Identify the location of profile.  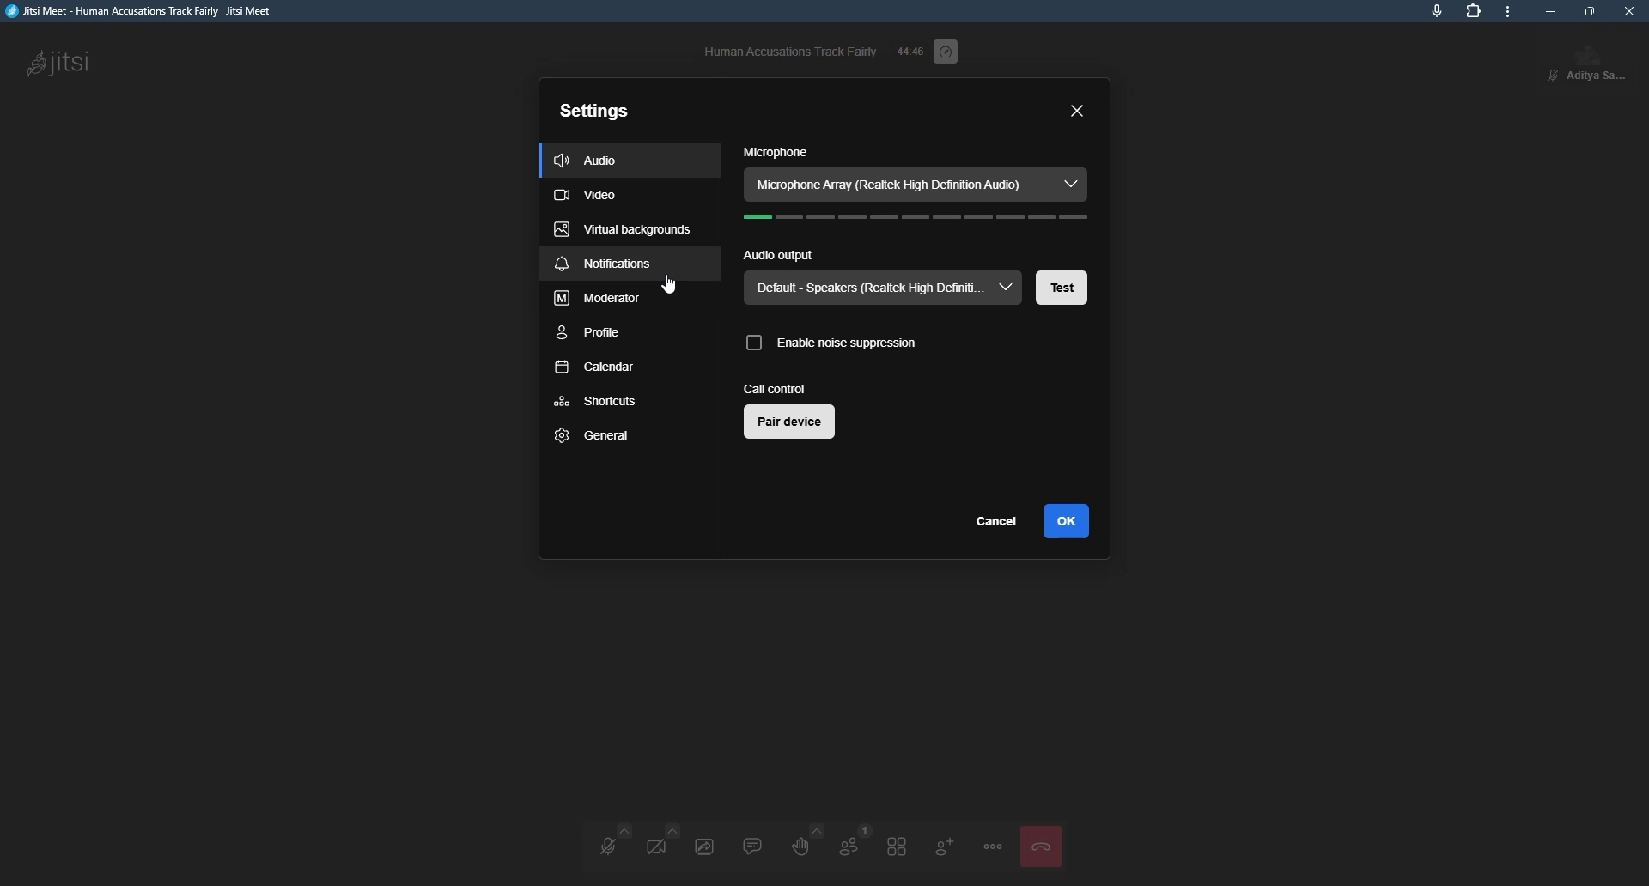
(590, 335).